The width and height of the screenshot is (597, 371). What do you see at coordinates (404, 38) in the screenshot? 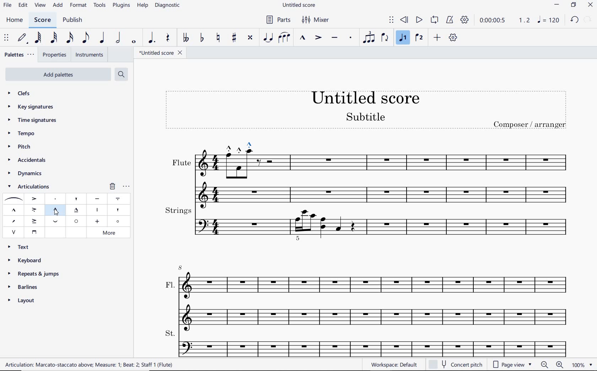
I see `VOICE 1` at bounding box center [404, 38].